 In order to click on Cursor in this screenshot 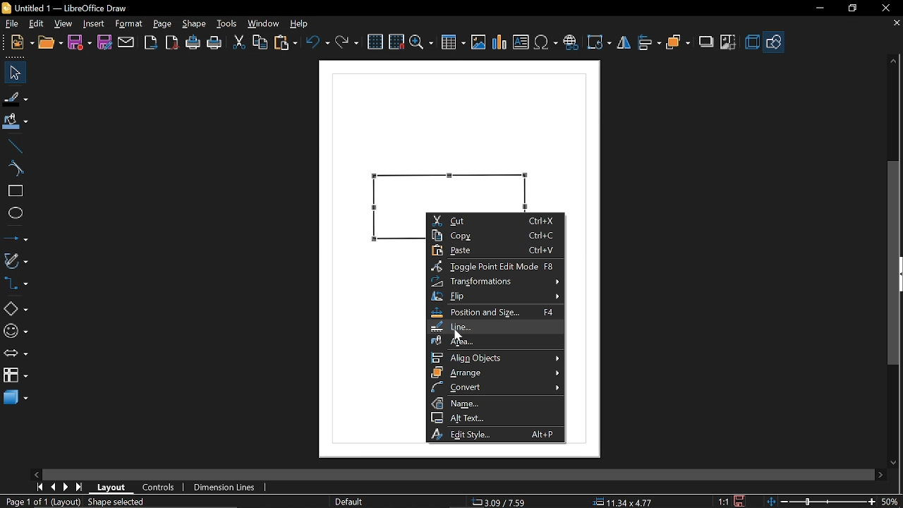, I will do `click(459, 335)`.